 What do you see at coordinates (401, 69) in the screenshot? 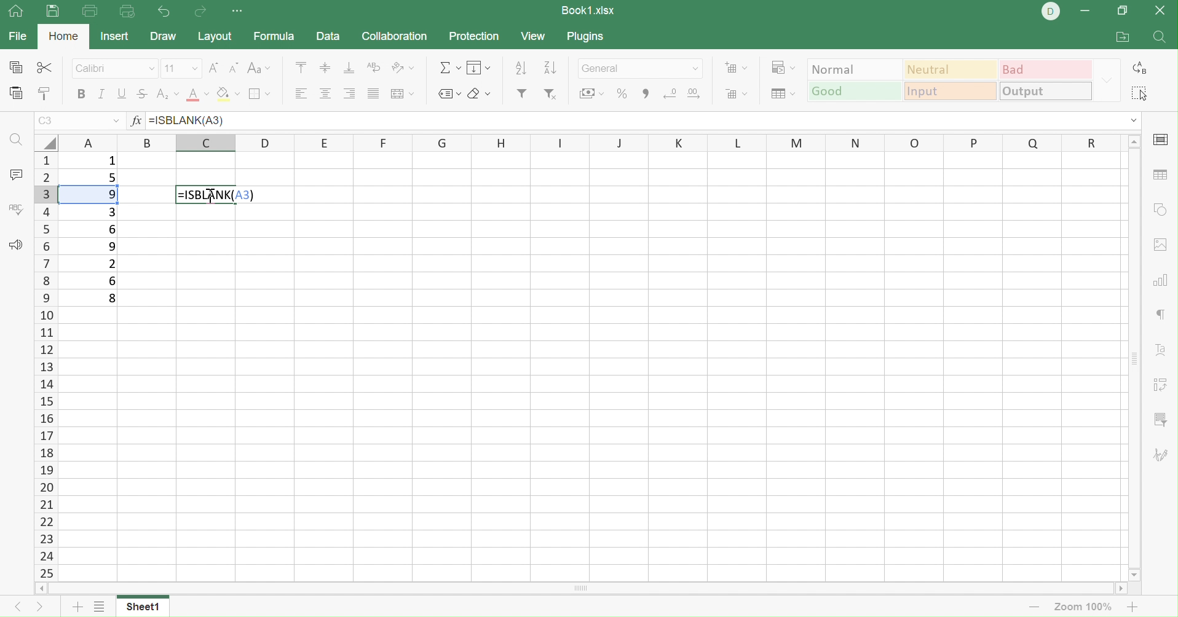
I see `Orientation` at bounding box center [401, 69].